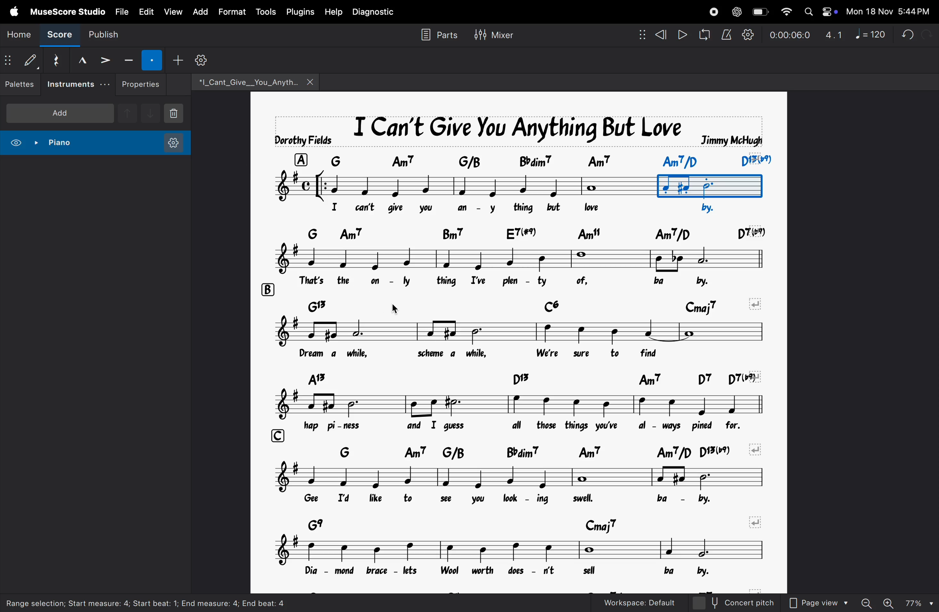 This screenshot has height=612, width=939. Describe the element at coordinates (17, 36) in the screenshot. I see `home` at that location.